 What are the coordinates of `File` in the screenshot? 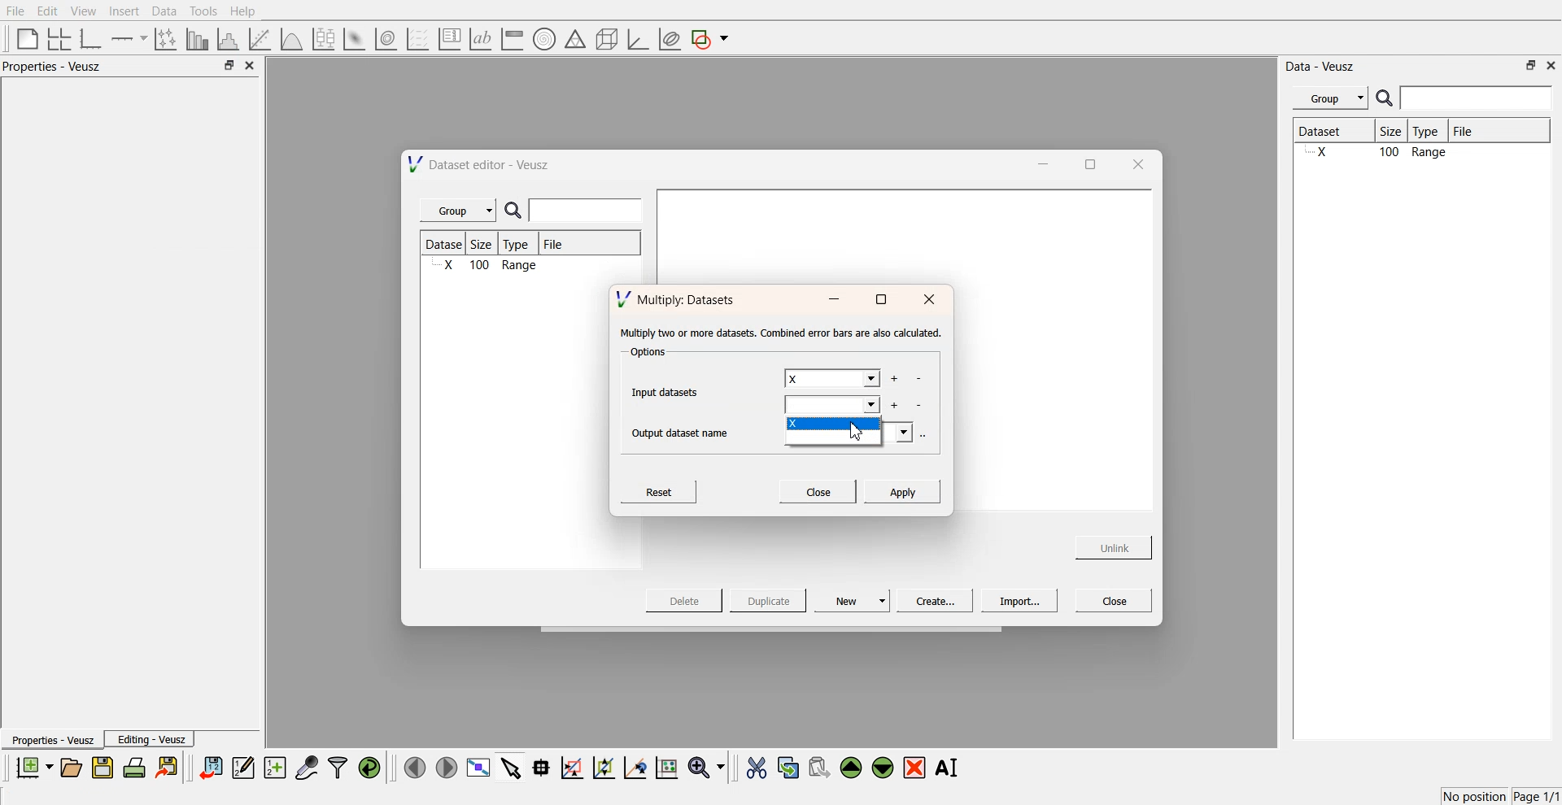 It's located at (16, 11).